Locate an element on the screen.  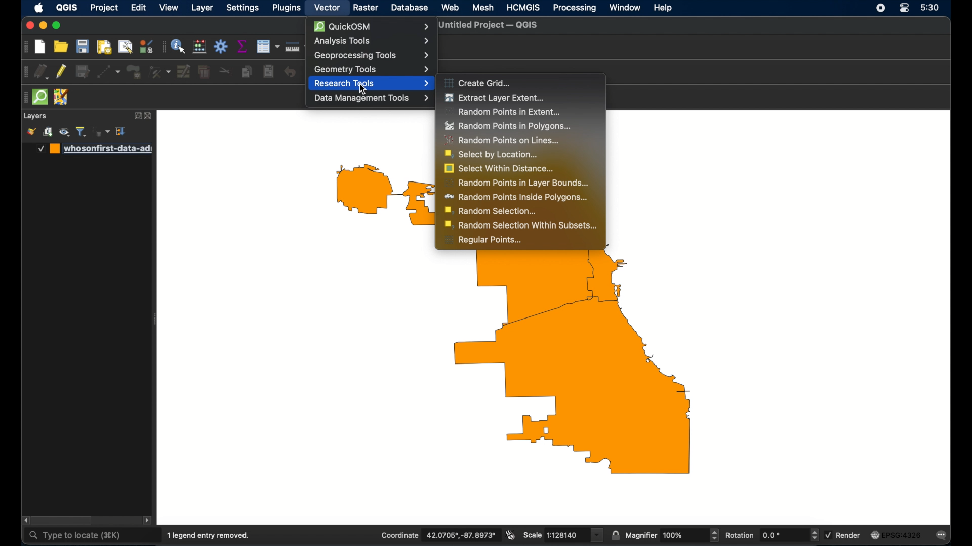
drag handle is located at coordinates (24, 97).